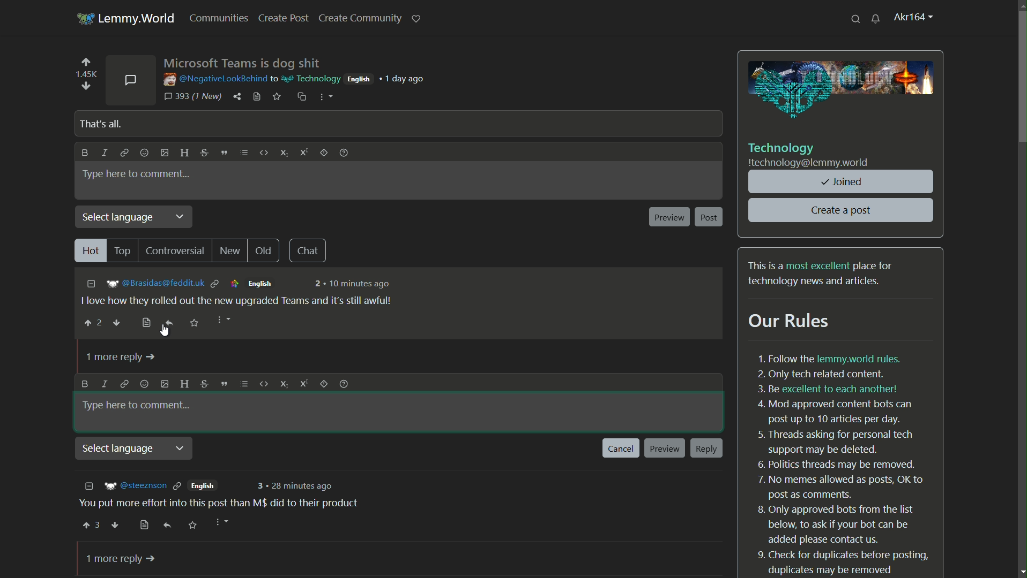  I want to click on list, so click(244, 153).